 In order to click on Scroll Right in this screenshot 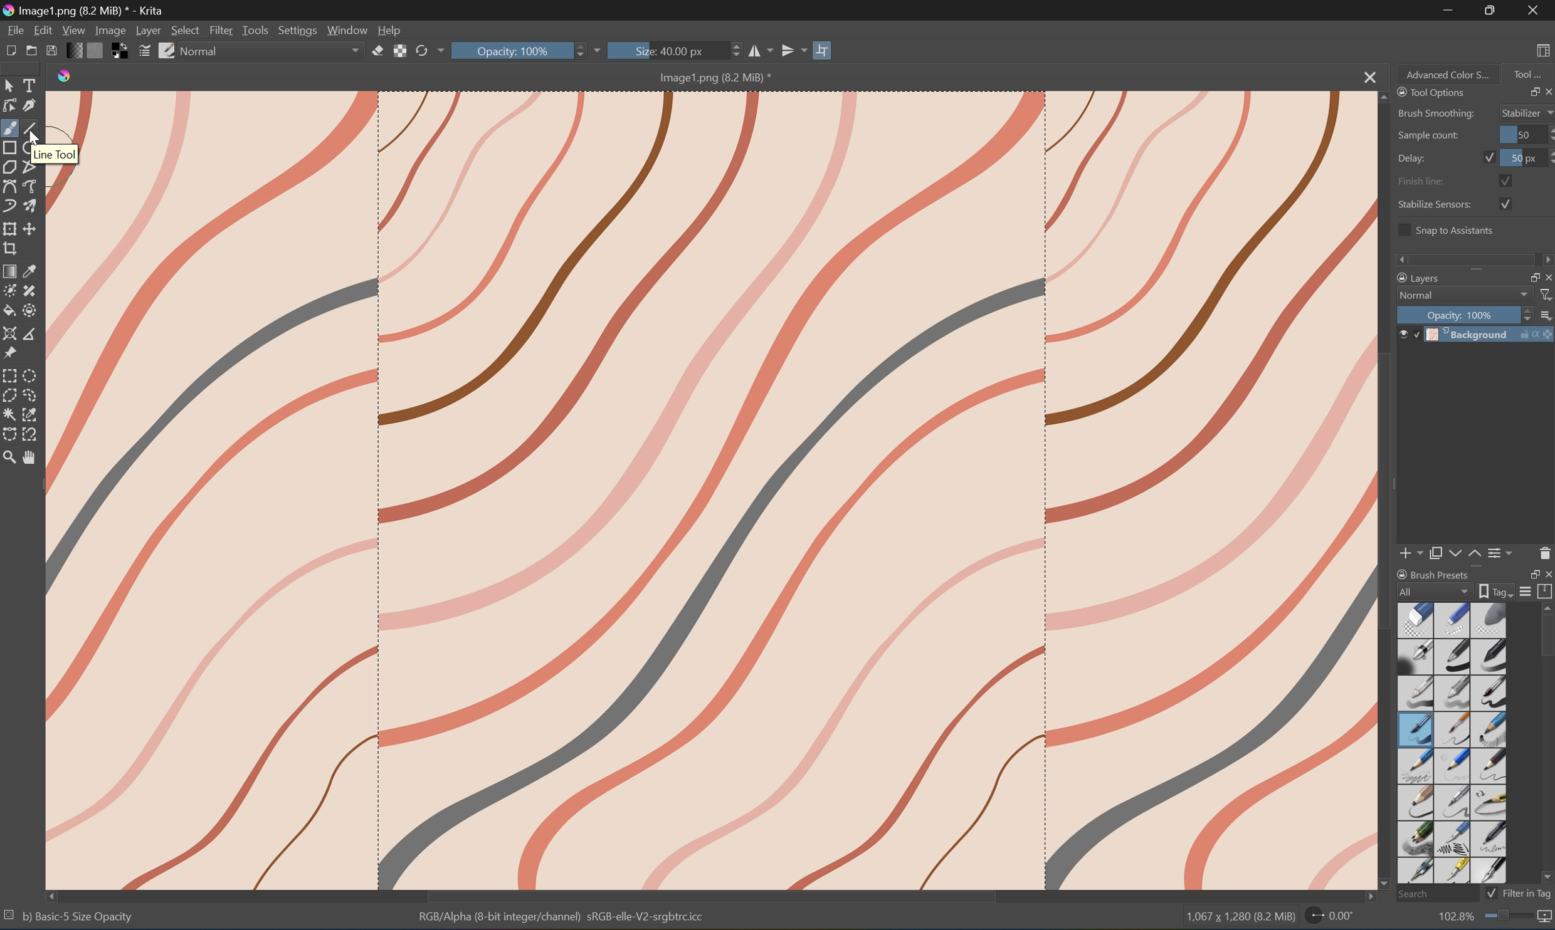, I will do `click(1364, 897)`.